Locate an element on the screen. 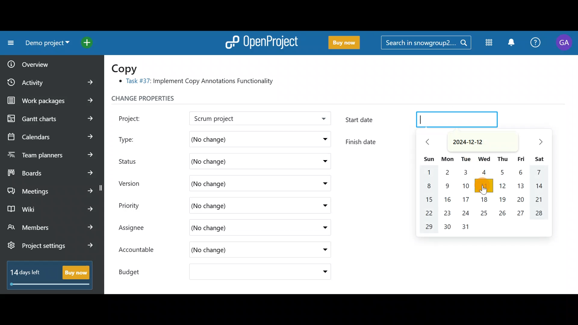  Thu is located at coordinates (502, 160).